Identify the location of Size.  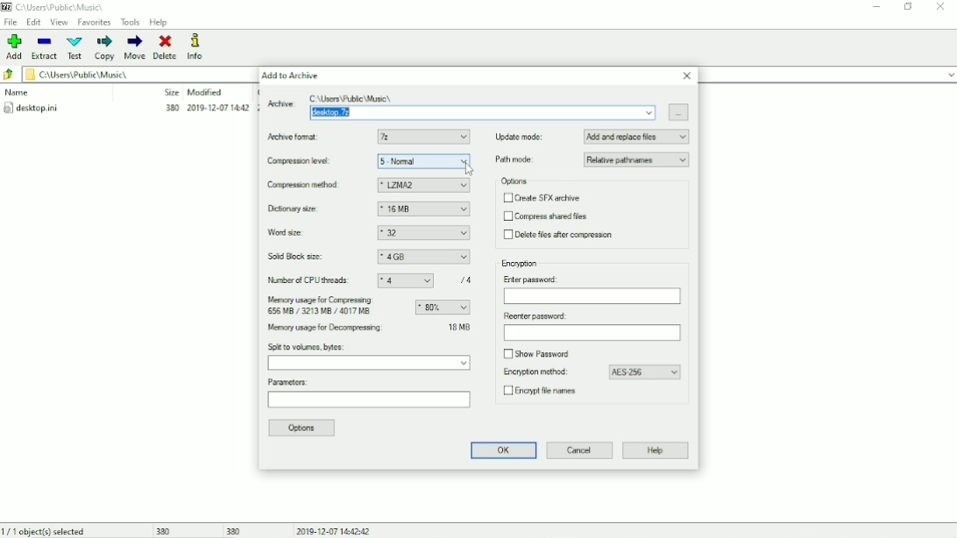
(171, 92).